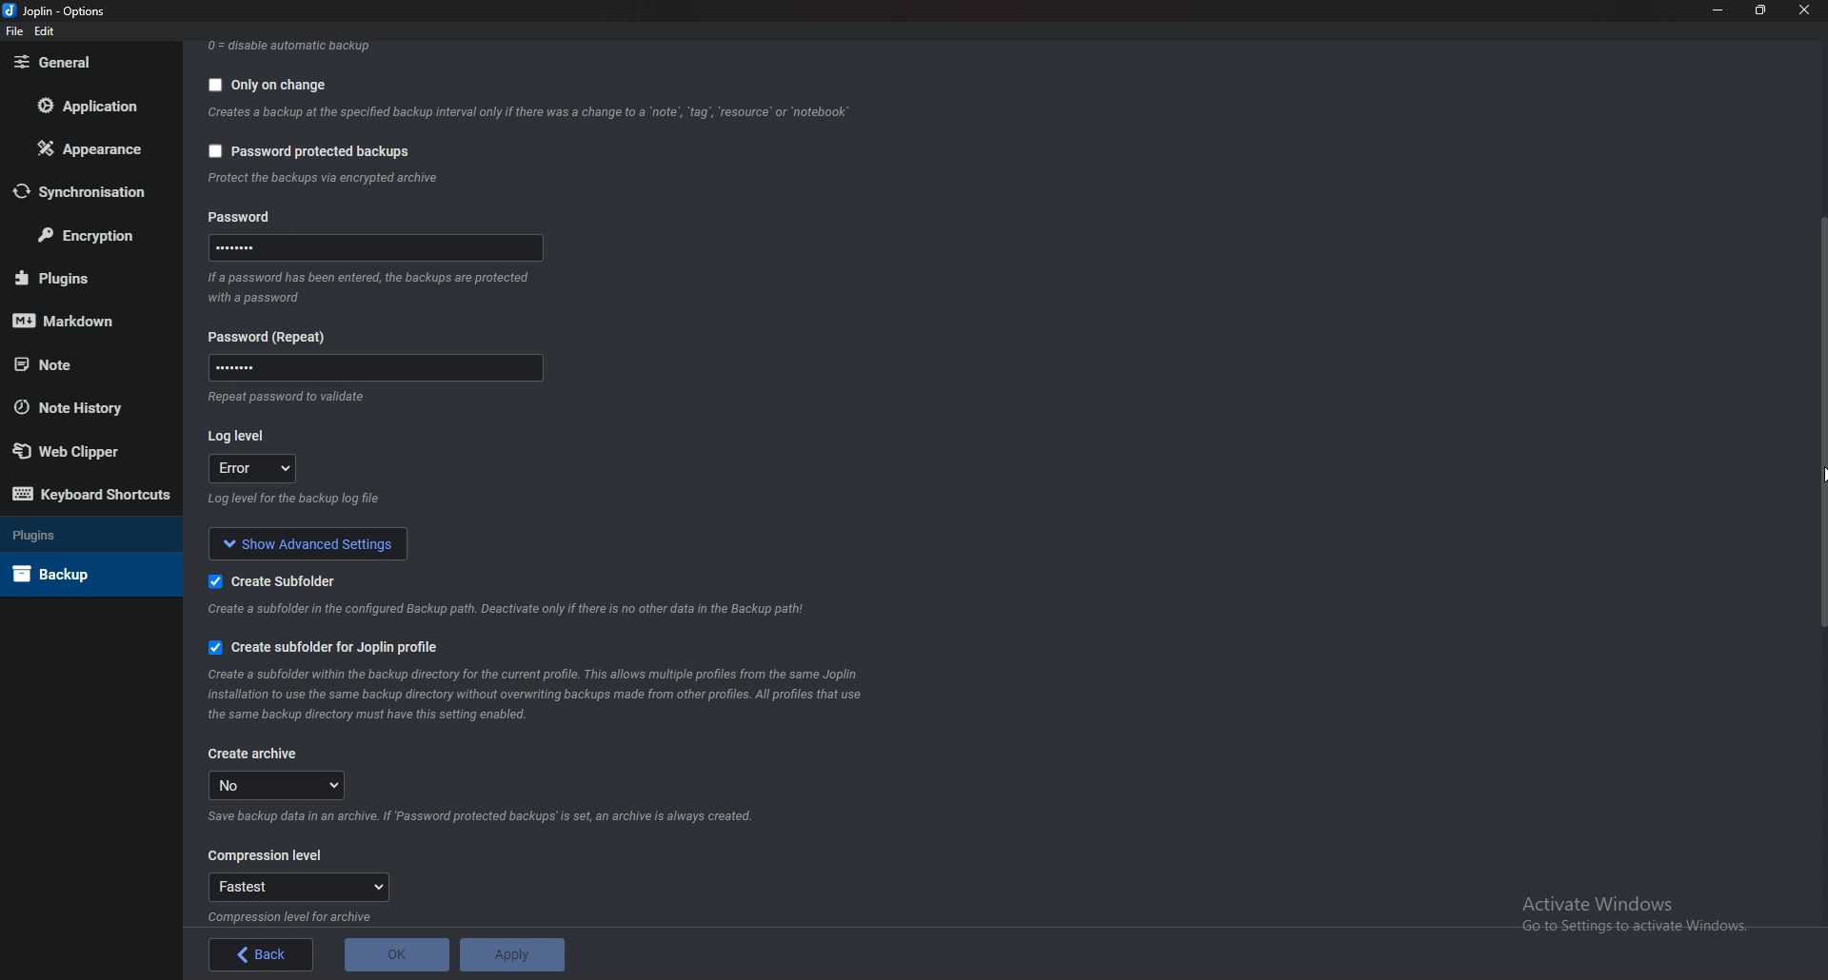 The image size is (1828, 980). What do you see at coordinates (324, 177) in the screenshot?
I see `info` at bounding box center [324, 177].